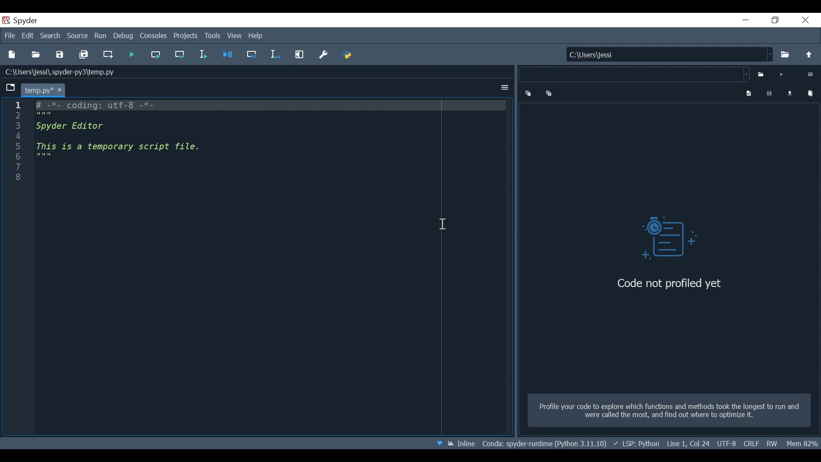 Image resolution: width=821 pixels, height=462 pixels. I want to click on spyder, so click(30, 20).